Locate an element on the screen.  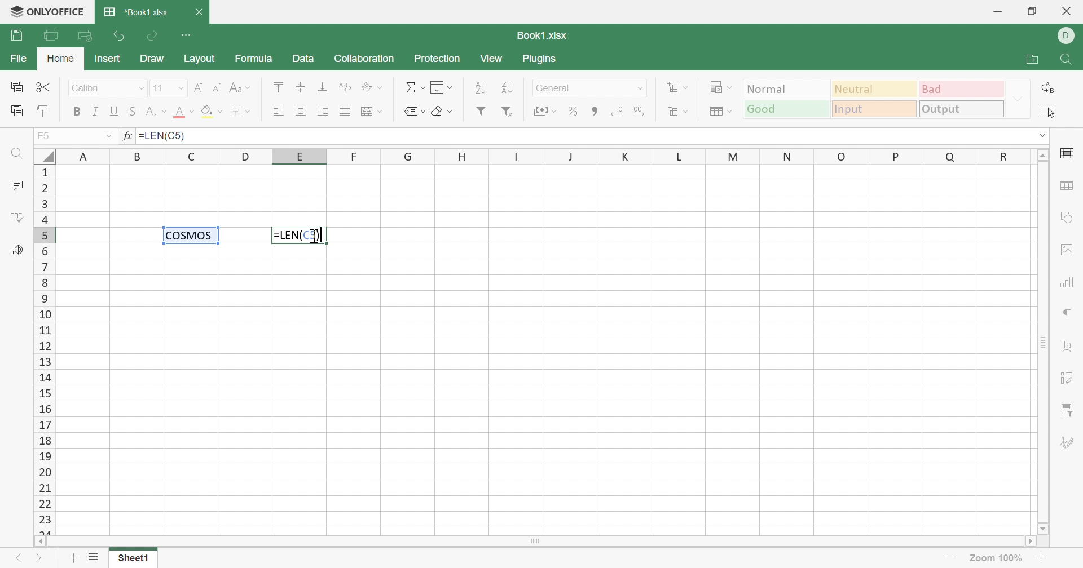
Bold is located at coordinates (76, 112).